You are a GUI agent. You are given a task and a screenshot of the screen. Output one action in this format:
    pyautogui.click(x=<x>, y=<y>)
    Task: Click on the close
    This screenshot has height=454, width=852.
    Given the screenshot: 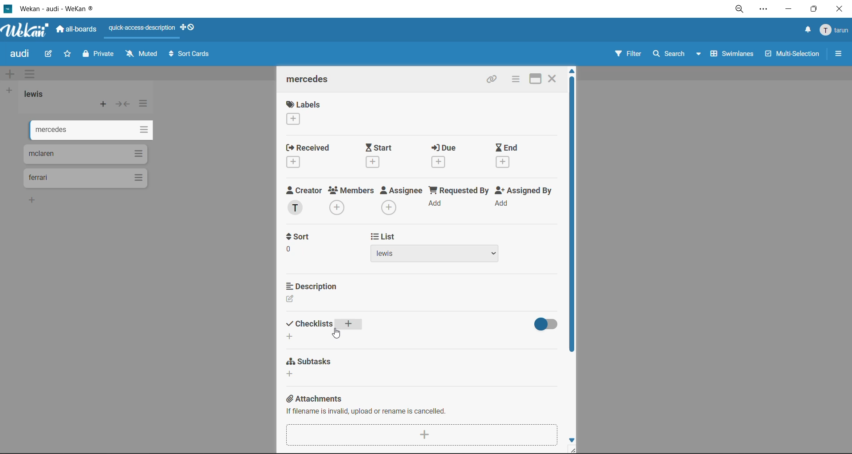 What is the action you would take?
    pyautogui.click(x=839, y=9)
    